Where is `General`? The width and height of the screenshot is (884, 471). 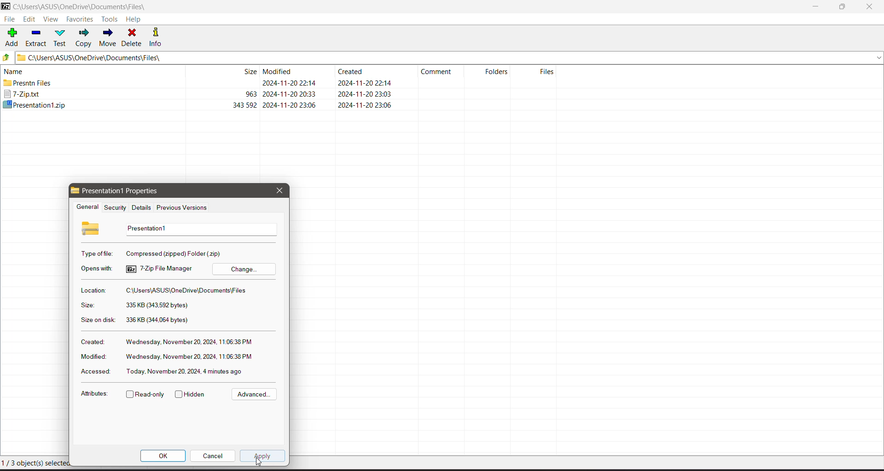 General is located at coordinates (86, 207).